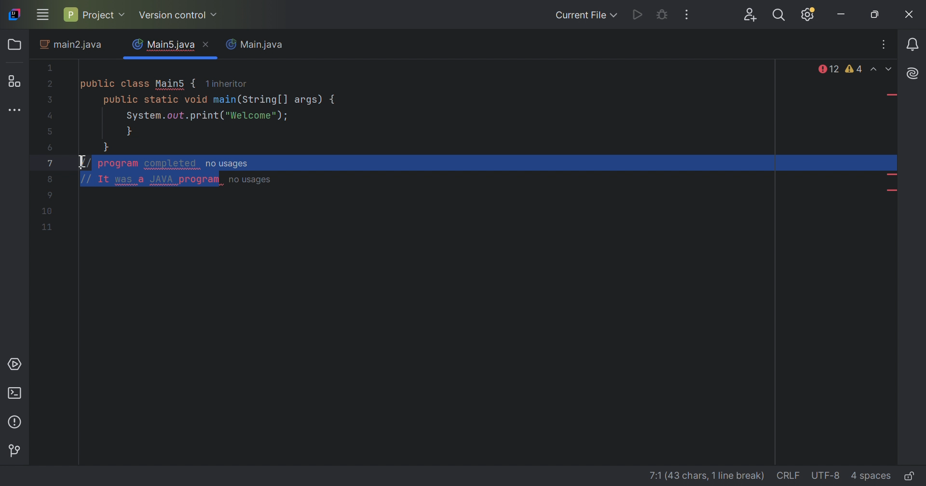 The height and width of the screenshot is (486, 926). I want to click on Code with me, so click(751, 15).